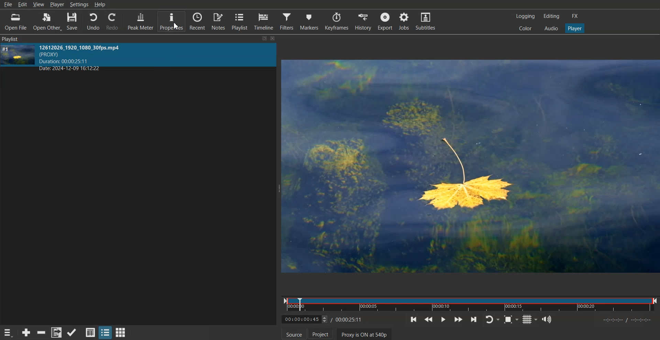  What do you see at coordinates (9, 332) in the screenshot?
I see `Playlist menu` at bounding box center [9, 332].